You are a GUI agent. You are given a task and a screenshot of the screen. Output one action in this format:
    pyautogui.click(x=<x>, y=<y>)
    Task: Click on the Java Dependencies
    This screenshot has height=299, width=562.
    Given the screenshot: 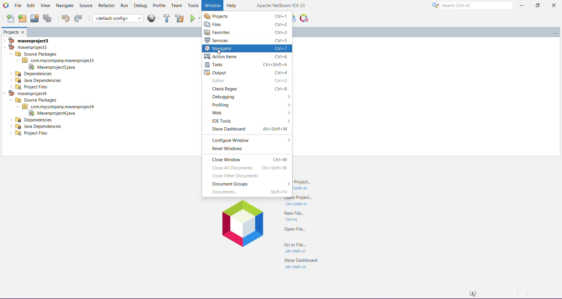 What is the action you would take?
    pyautogui.click(x=37, y=80)
    